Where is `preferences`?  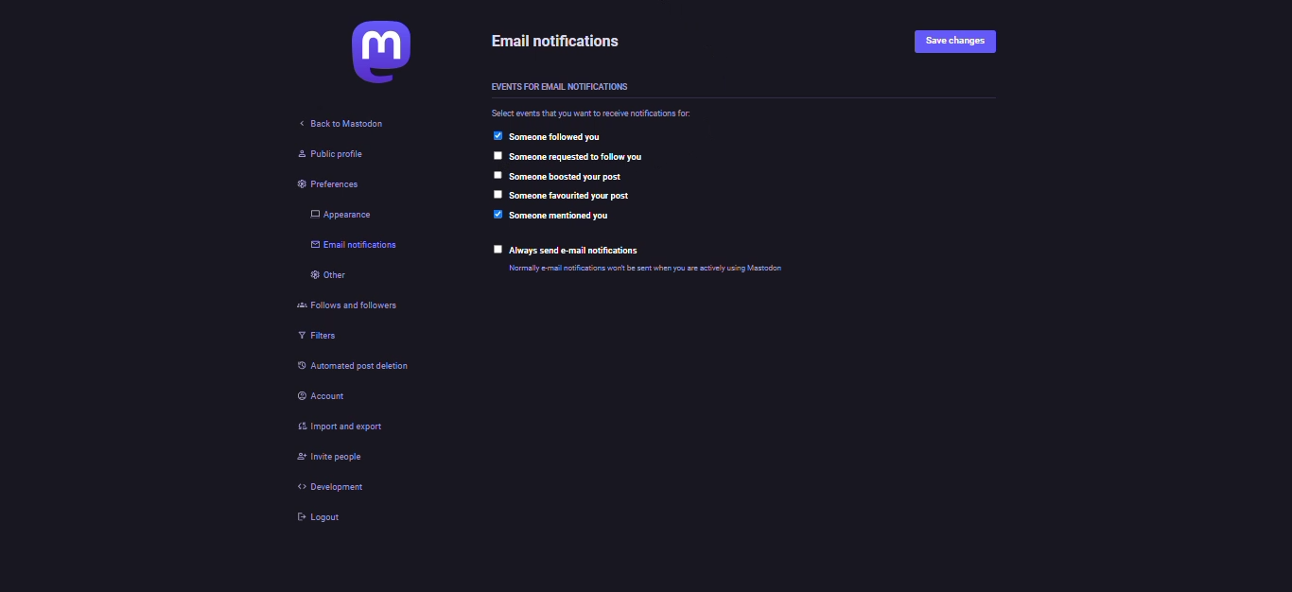 preferences is located at coordinates (314, 184).